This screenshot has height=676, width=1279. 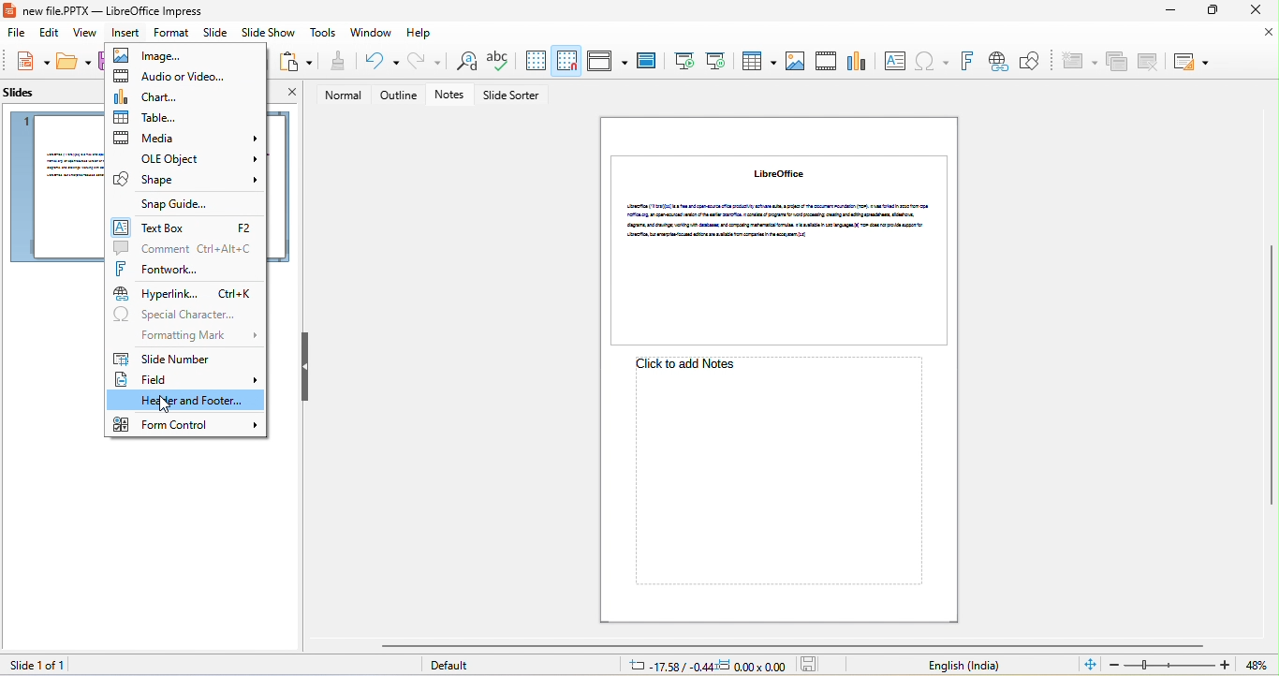 What do you see at coordinates (170, 407) in the screenshot?
I see `cursor movement` at bounding box center [170, 407].